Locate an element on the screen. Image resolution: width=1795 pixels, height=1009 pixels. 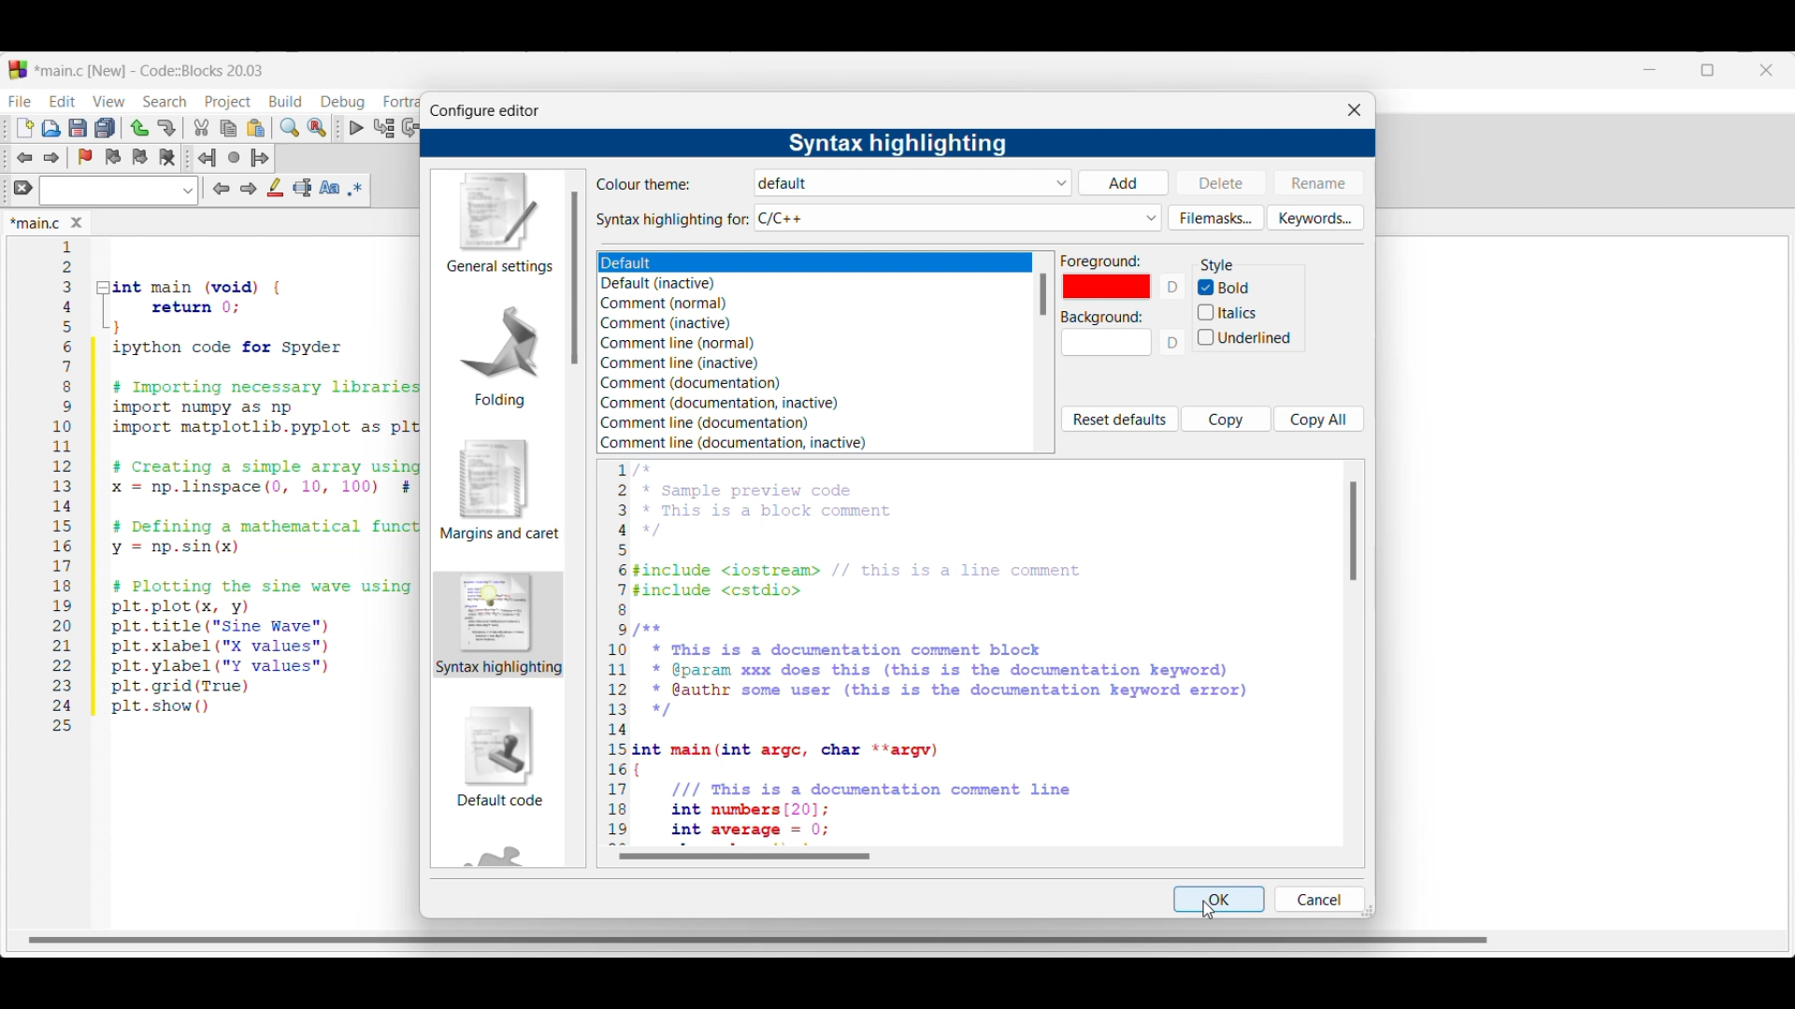
Use regex is located at coordinates (355, 189).